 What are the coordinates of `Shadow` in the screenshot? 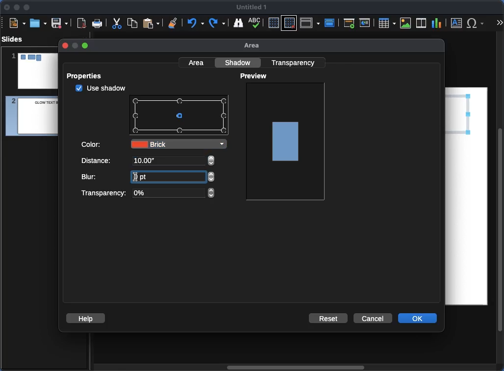 It's located at (239, 62).